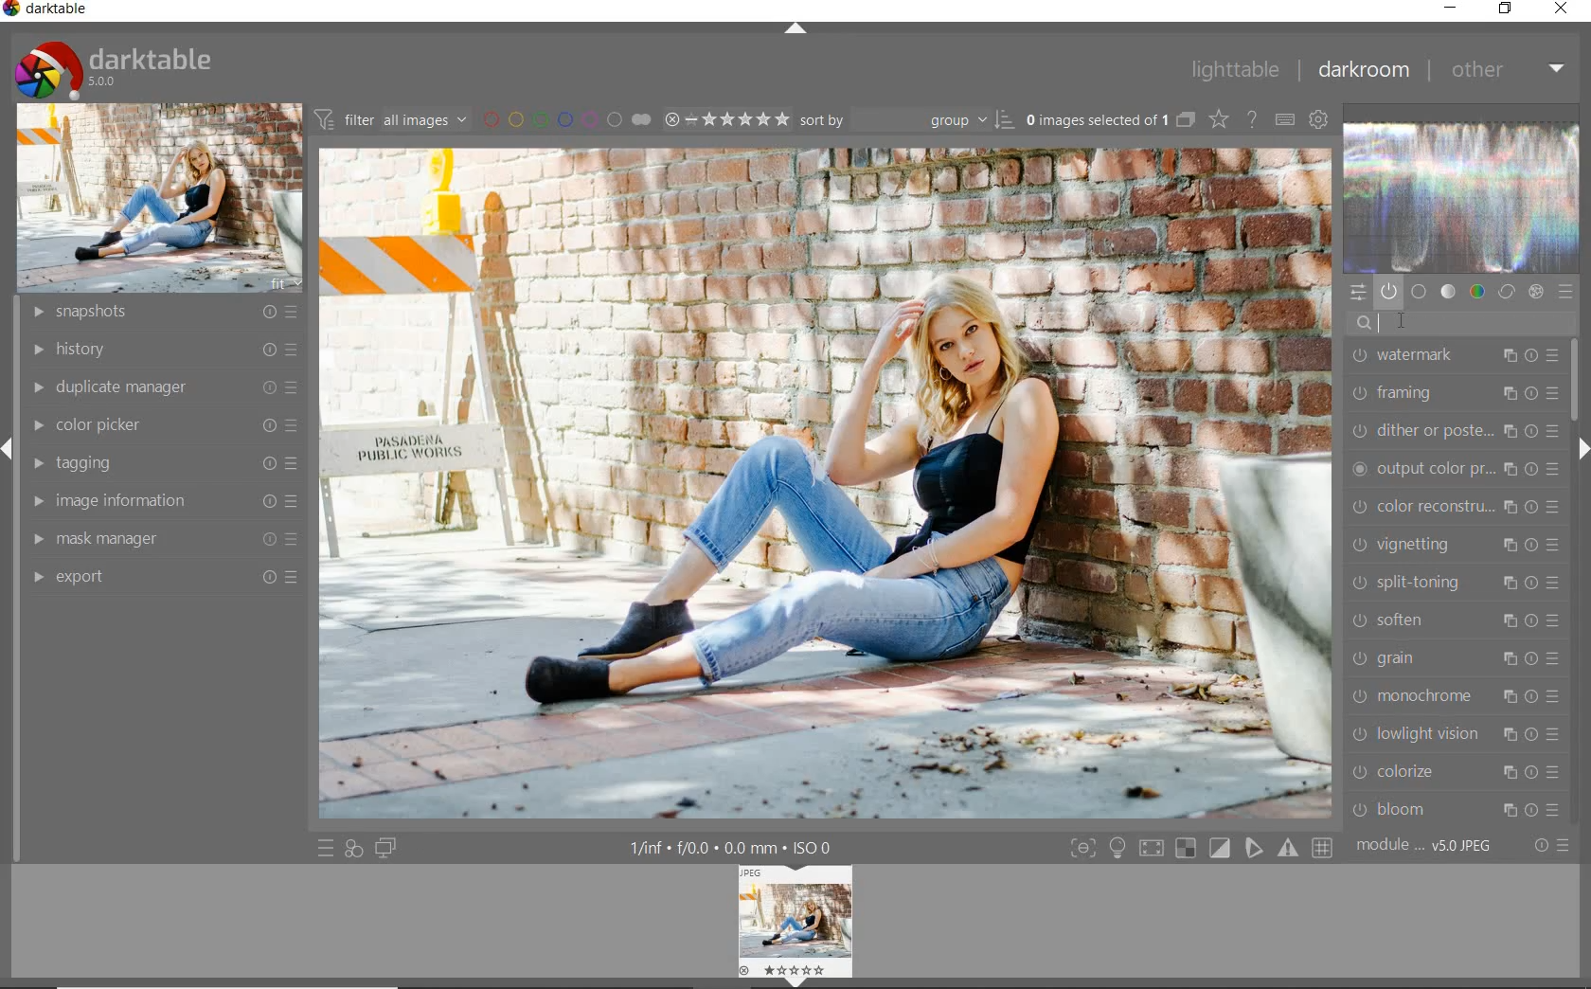 The width and height of the screenshot is (1591, 989). Describe the element at coordinates (726, 121) in the screenshot. I see `selected Image range rating` at that location.